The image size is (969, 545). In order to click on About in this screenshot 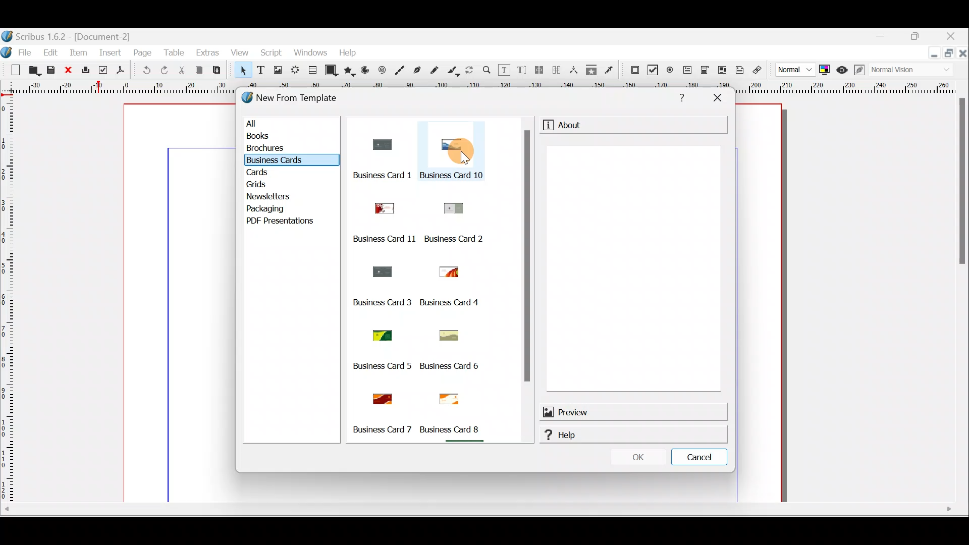, I will do `click(573, 125)`.